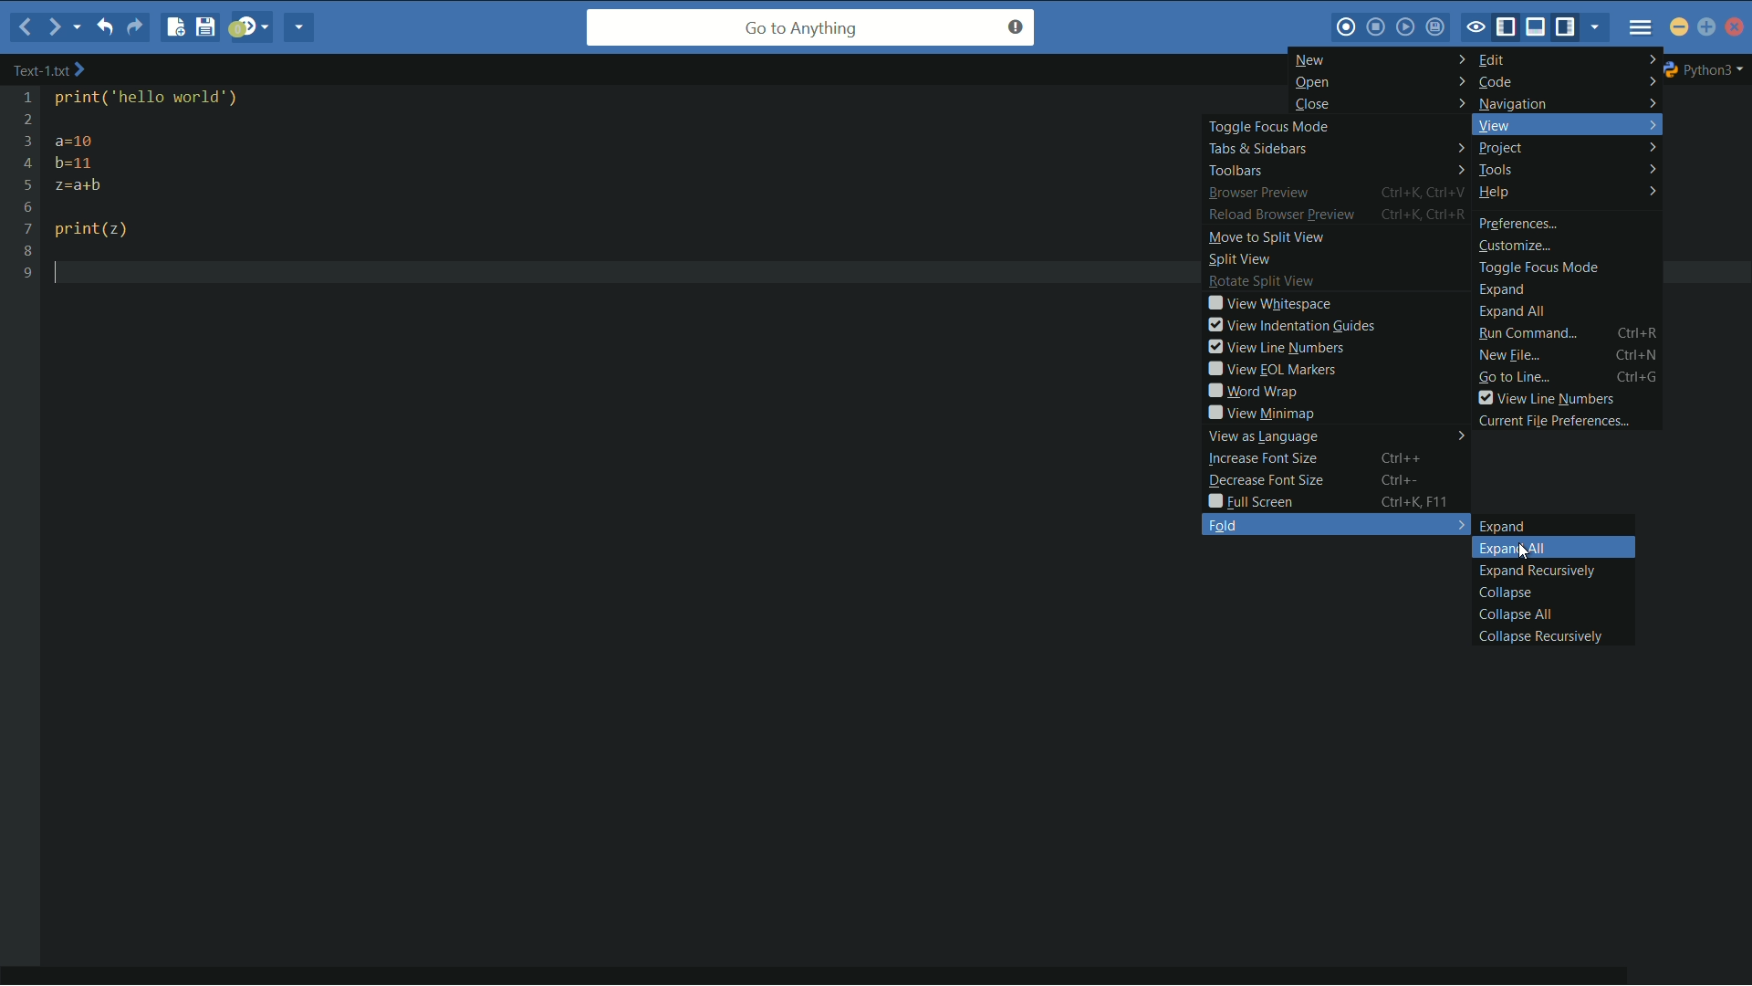 Image resolution: width=1752 pixels, height=986 pixels. Describe the element at coordinates (1569, 60) in the screenshot. I see `edit` at that location.